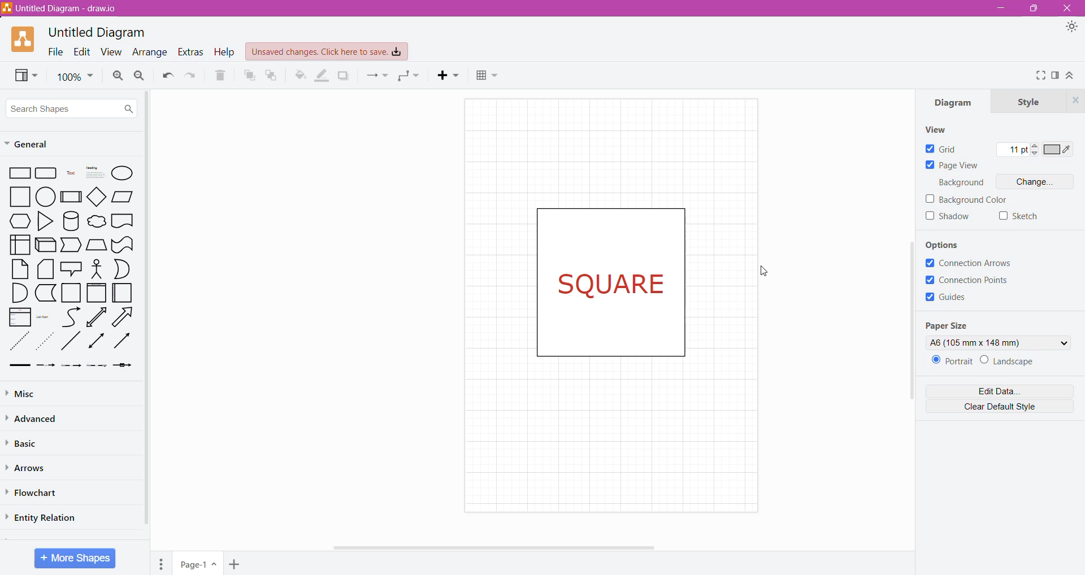 This screenshot has height=575, width=1085. What do you see at coordinates (17, 172) in the screenshot?
I see `Rectangle` at bounding box center [17, 172].